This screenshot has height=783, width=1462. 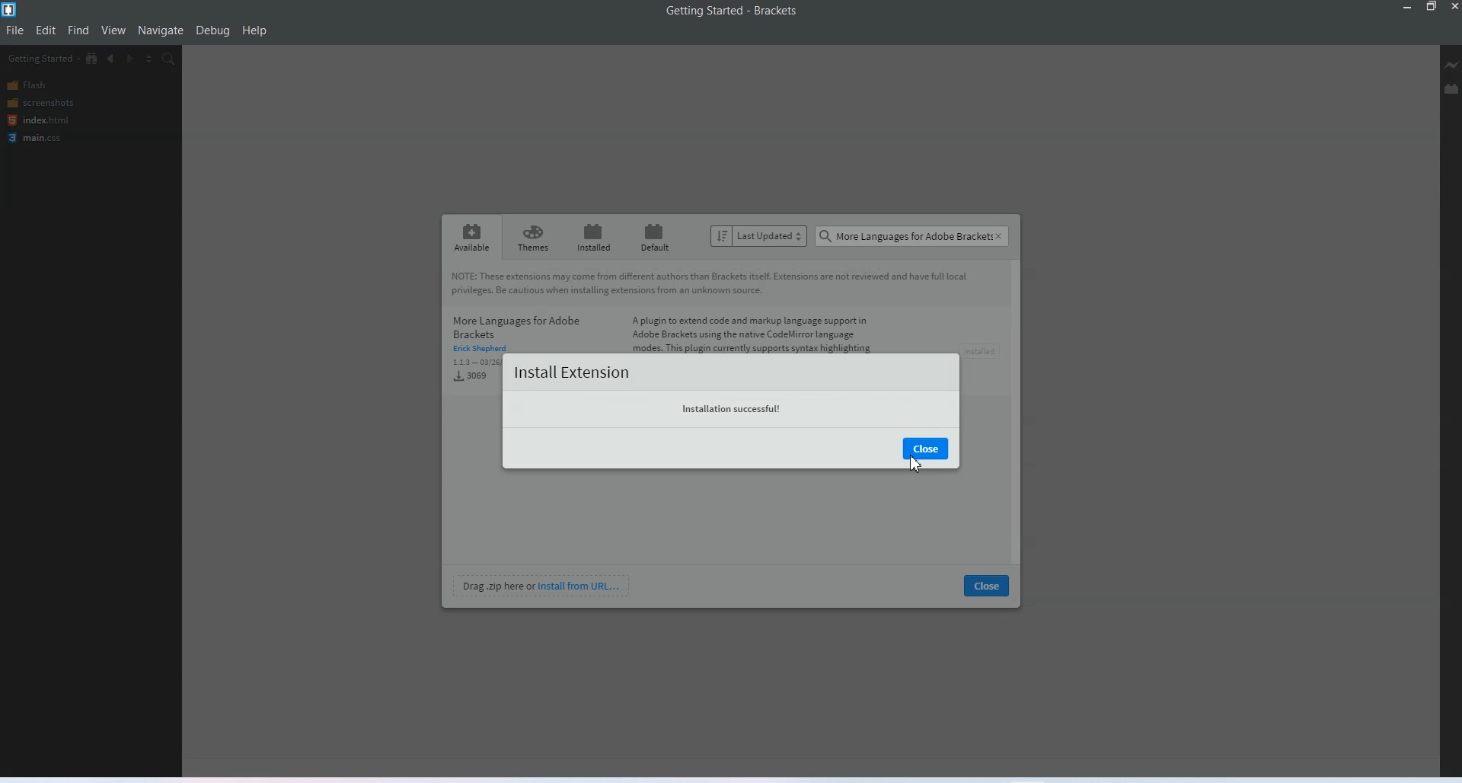 What do you see at coordinates (985, 351) in the screenshot?
I see `install` at bounding box center [985, 351].